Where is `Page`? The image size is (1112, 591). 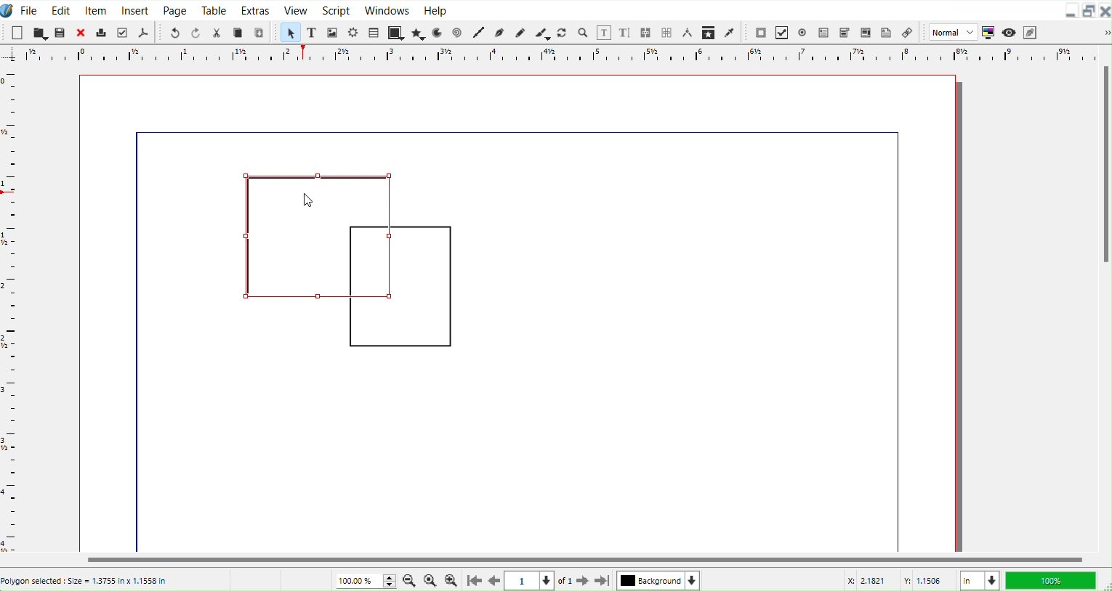 Page is located at coordinates (174, 9).